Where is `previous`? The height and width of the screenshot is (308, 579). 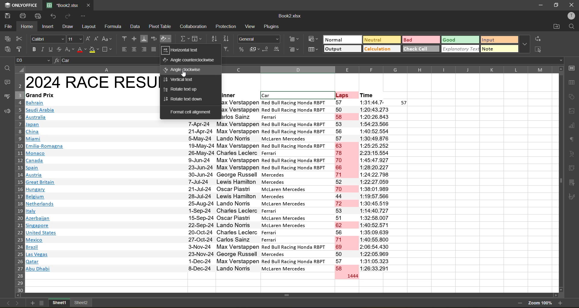 previous is located at coordinates (7, 303).